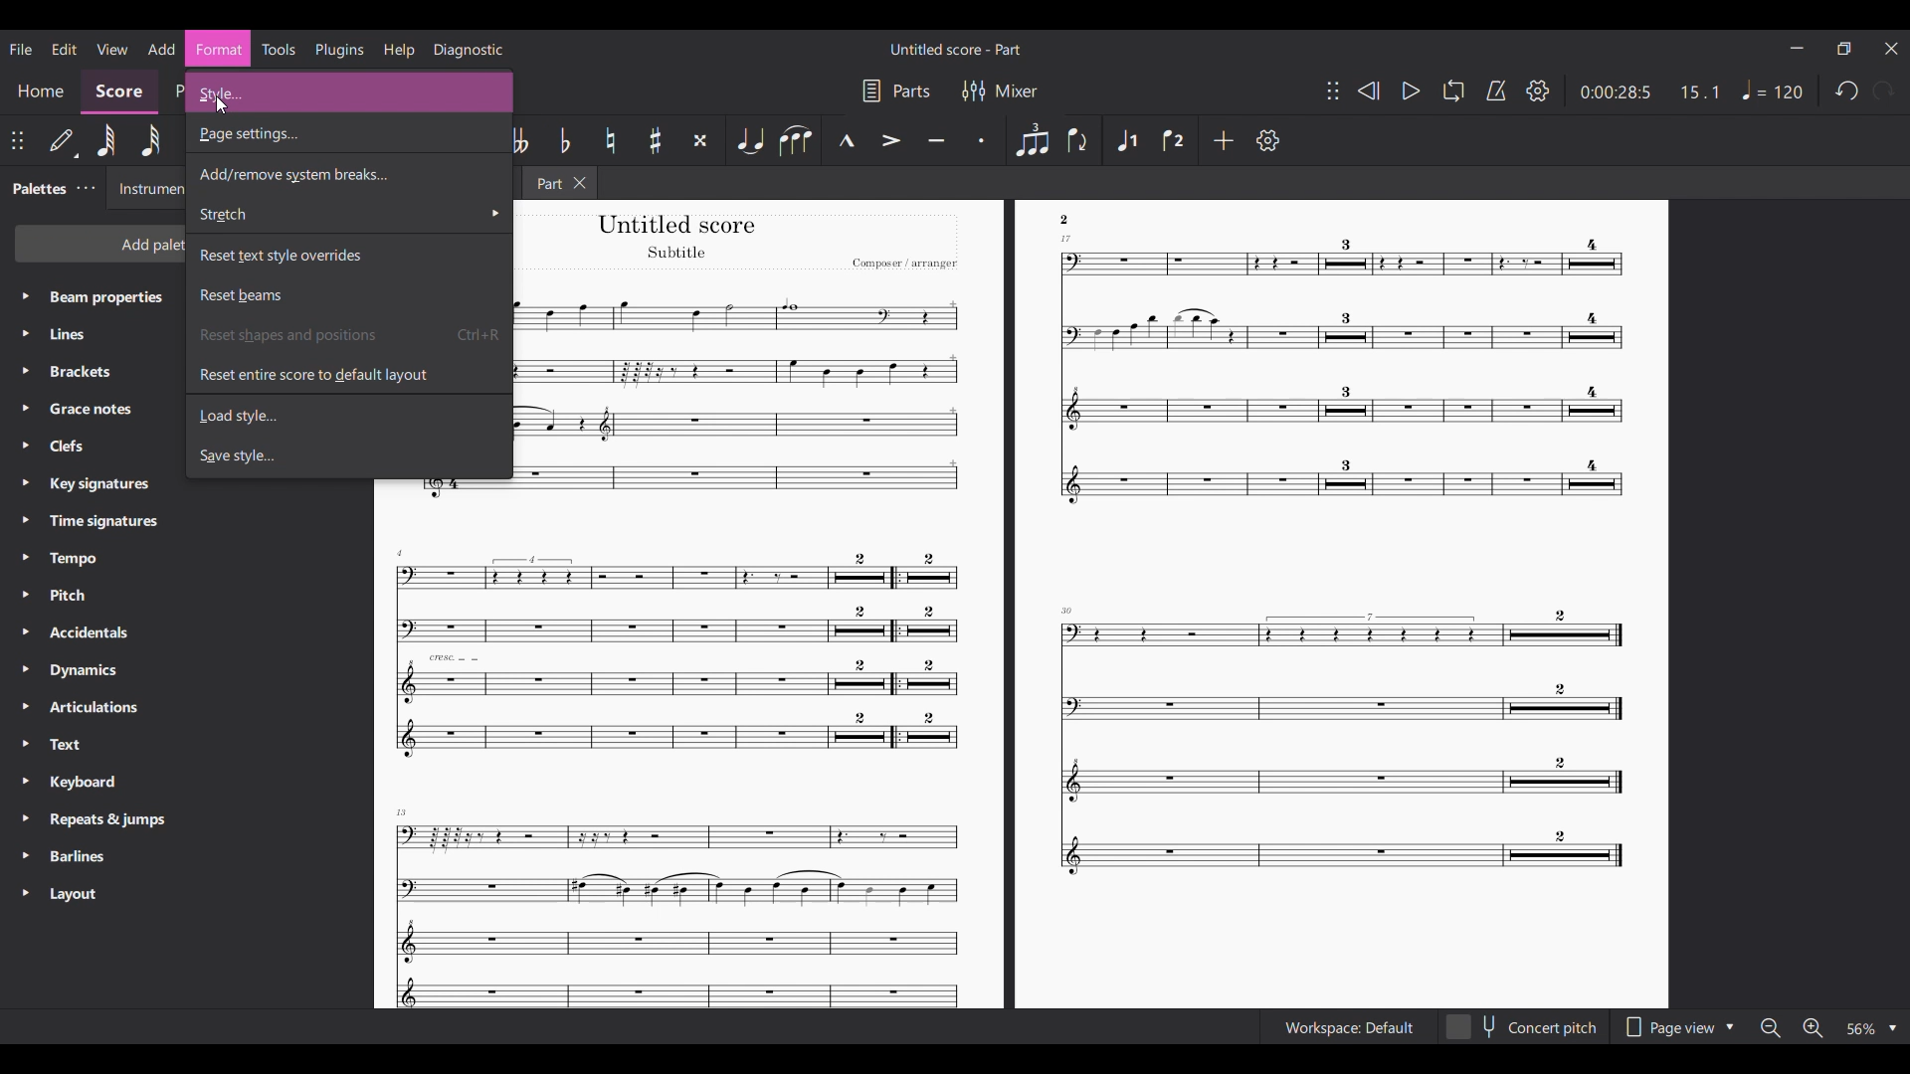  I want to click on Instruments tab, so click(143, 189).